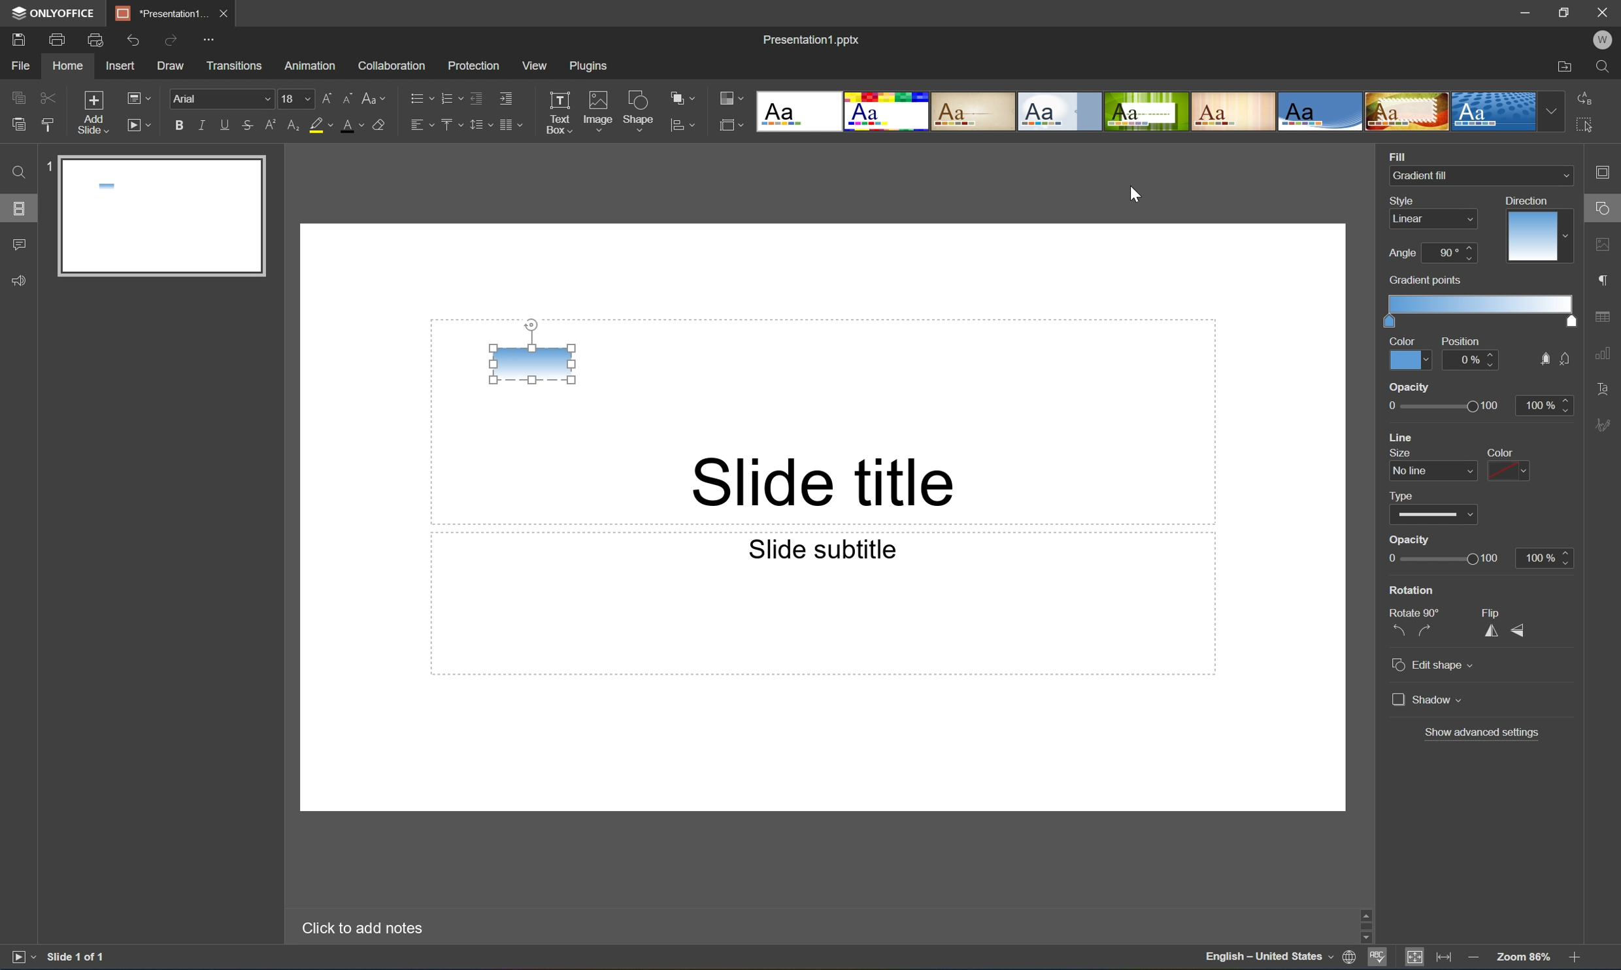 The height and width of the screenshot is (970, 1621). What do you see at coordinates (450, 97) in the screenshot?
I see `Numbering` at bounding box center [450, 97].